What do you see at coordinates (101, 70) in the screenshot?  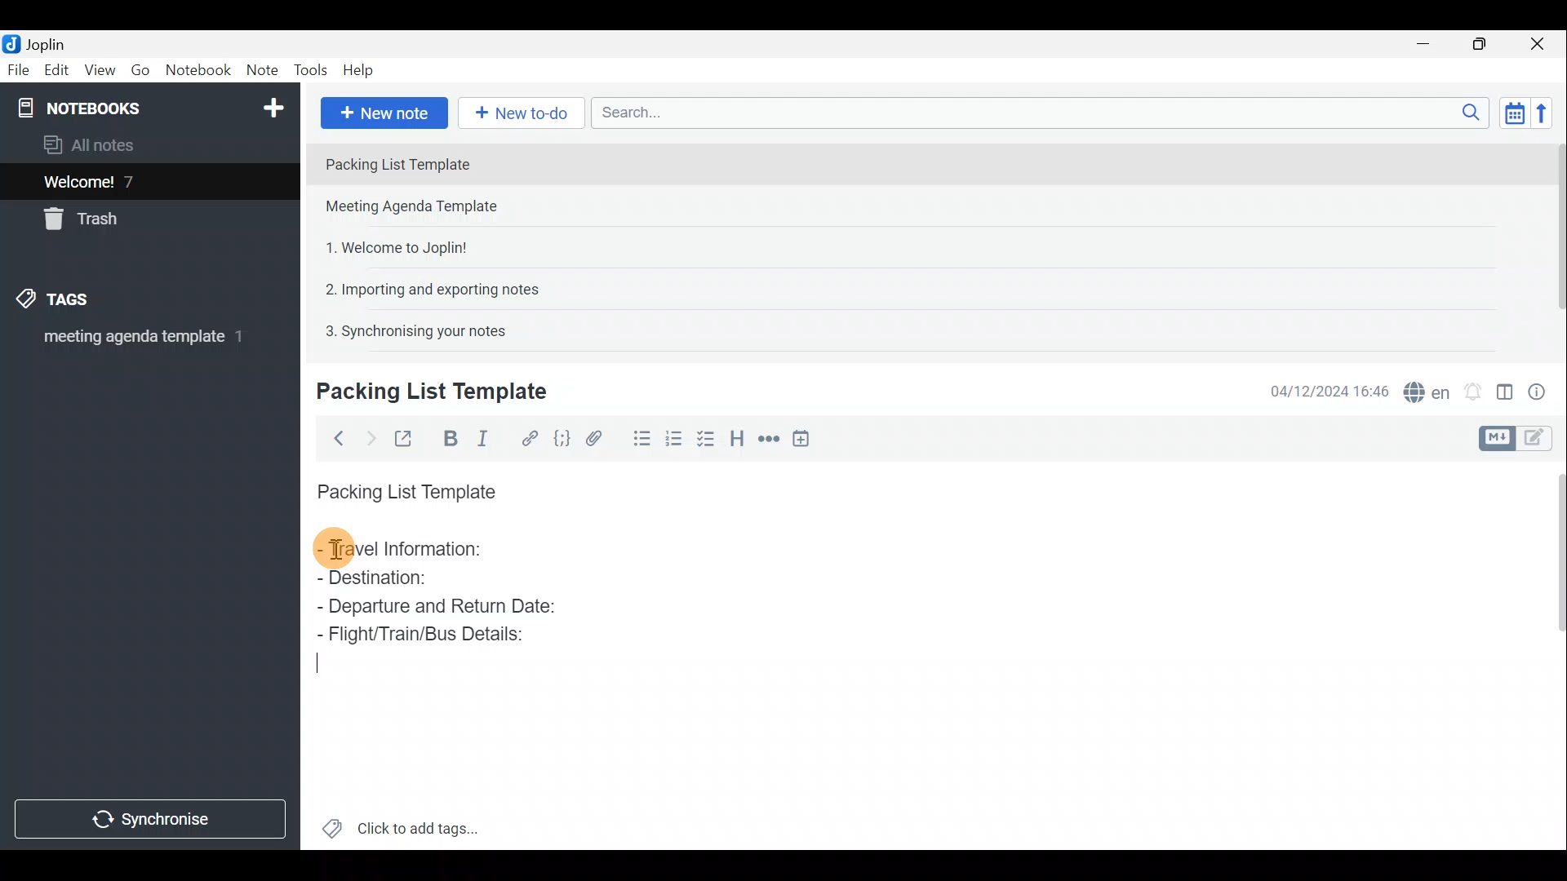 I see `View` at bounding box center [101, 70].